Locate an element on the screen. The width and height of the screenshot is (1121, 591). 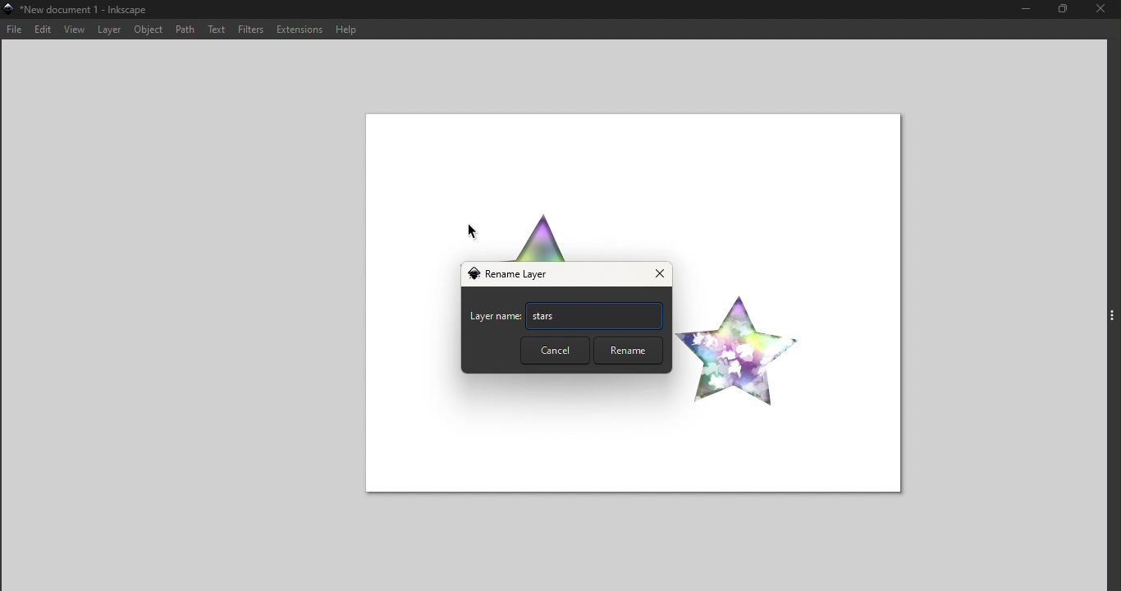
text is located at coordinates (217, 29).